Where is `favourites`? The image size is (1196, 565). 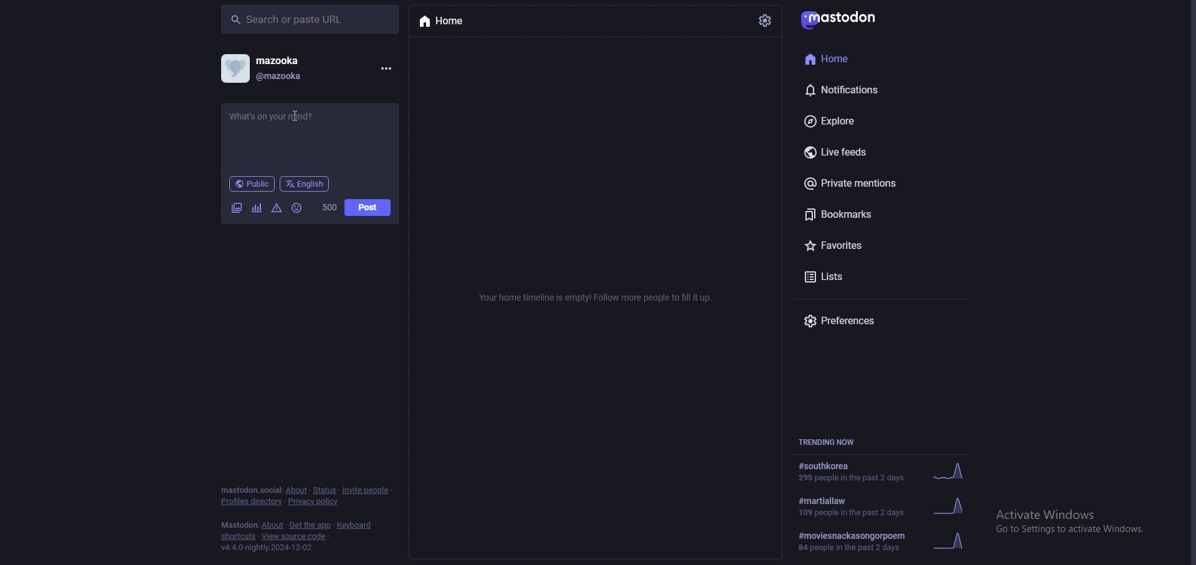
favourites is located at coordinates (860, 245).